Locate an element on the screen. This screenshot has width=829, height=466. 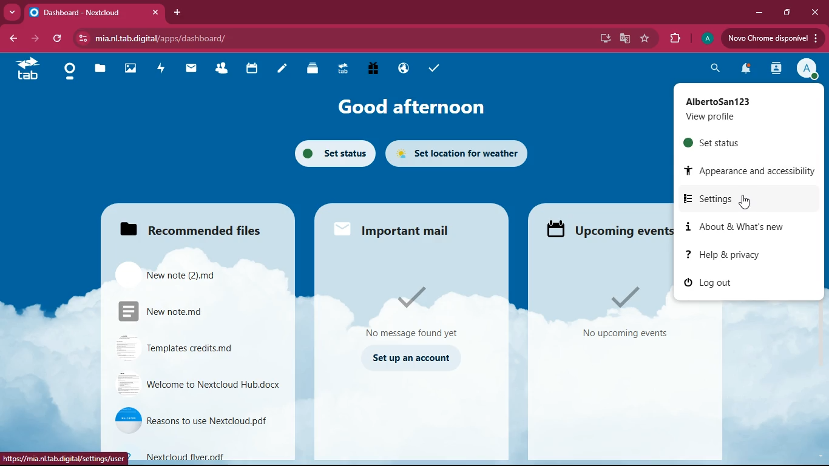
calendar is located at coordinates (249, 69).